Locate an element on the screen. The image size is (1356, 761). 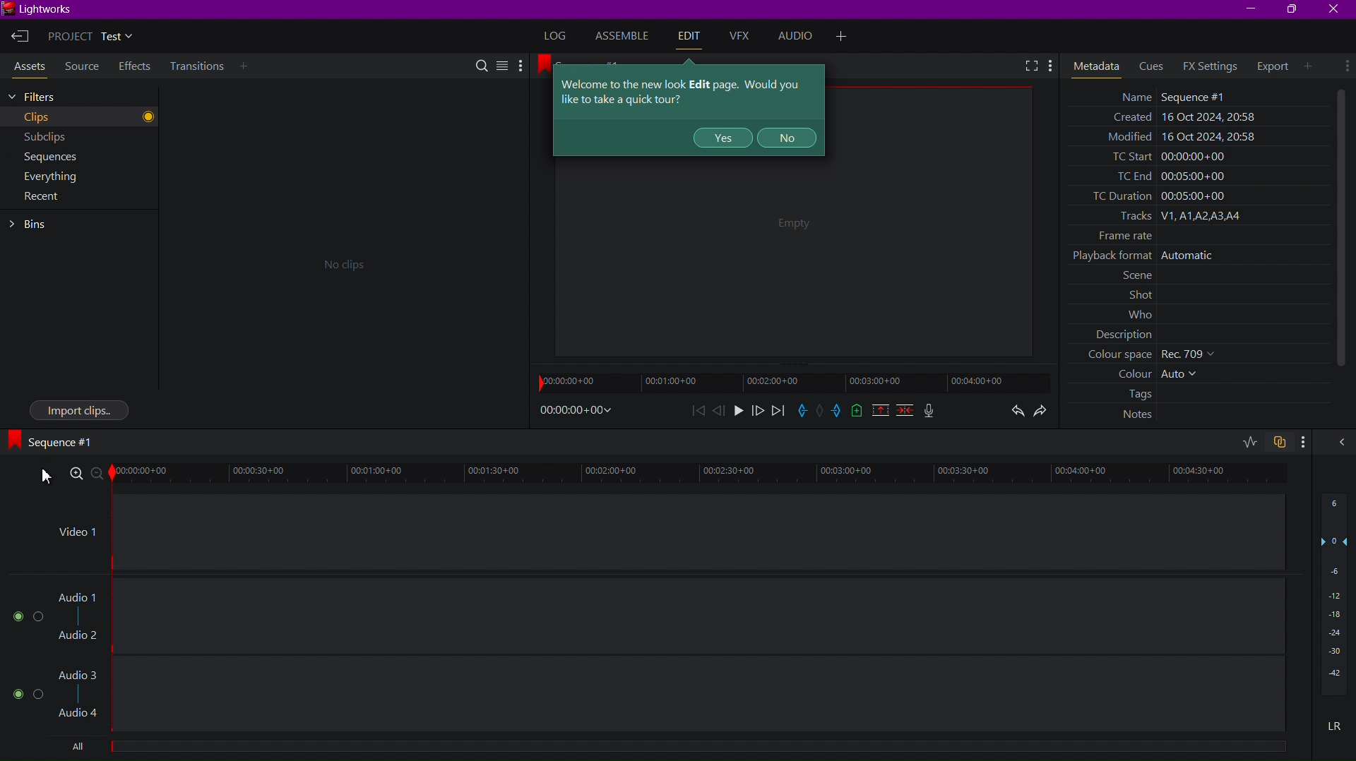
more is located at coordinates (1303, 443).